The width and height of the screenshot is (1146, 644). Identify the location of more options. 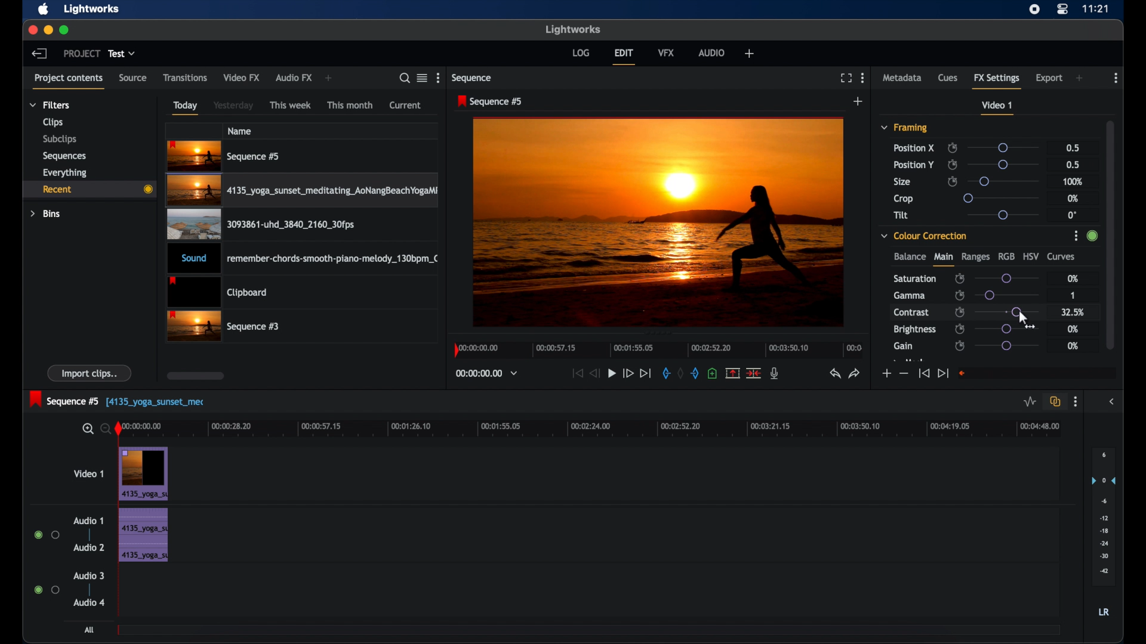
(440, 78).